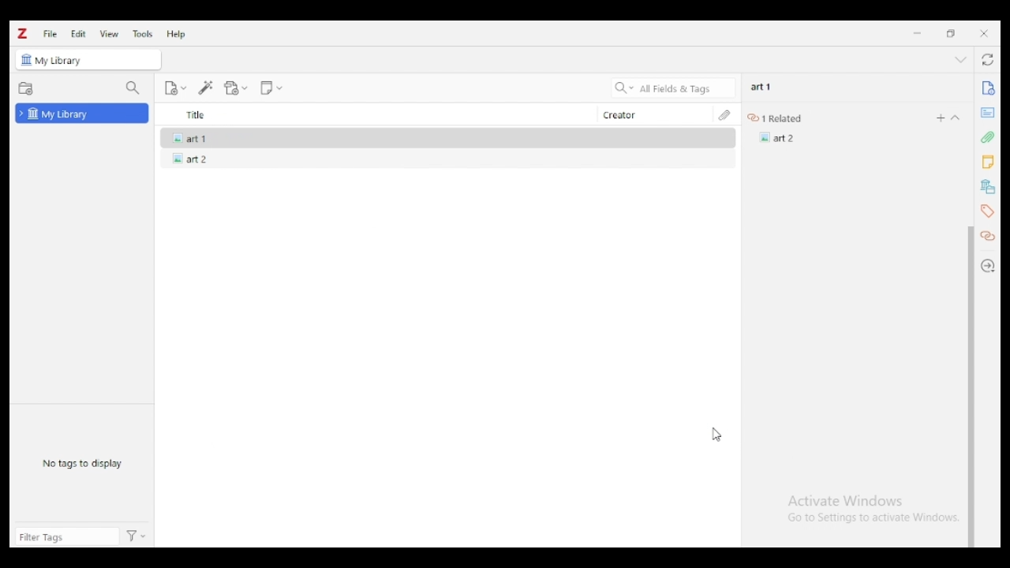 Image resolution: width=1010 pixels, height=568 pixels. Describe the element at coordinates (716, 433) in the screenshot. I see `cursor` at that location.